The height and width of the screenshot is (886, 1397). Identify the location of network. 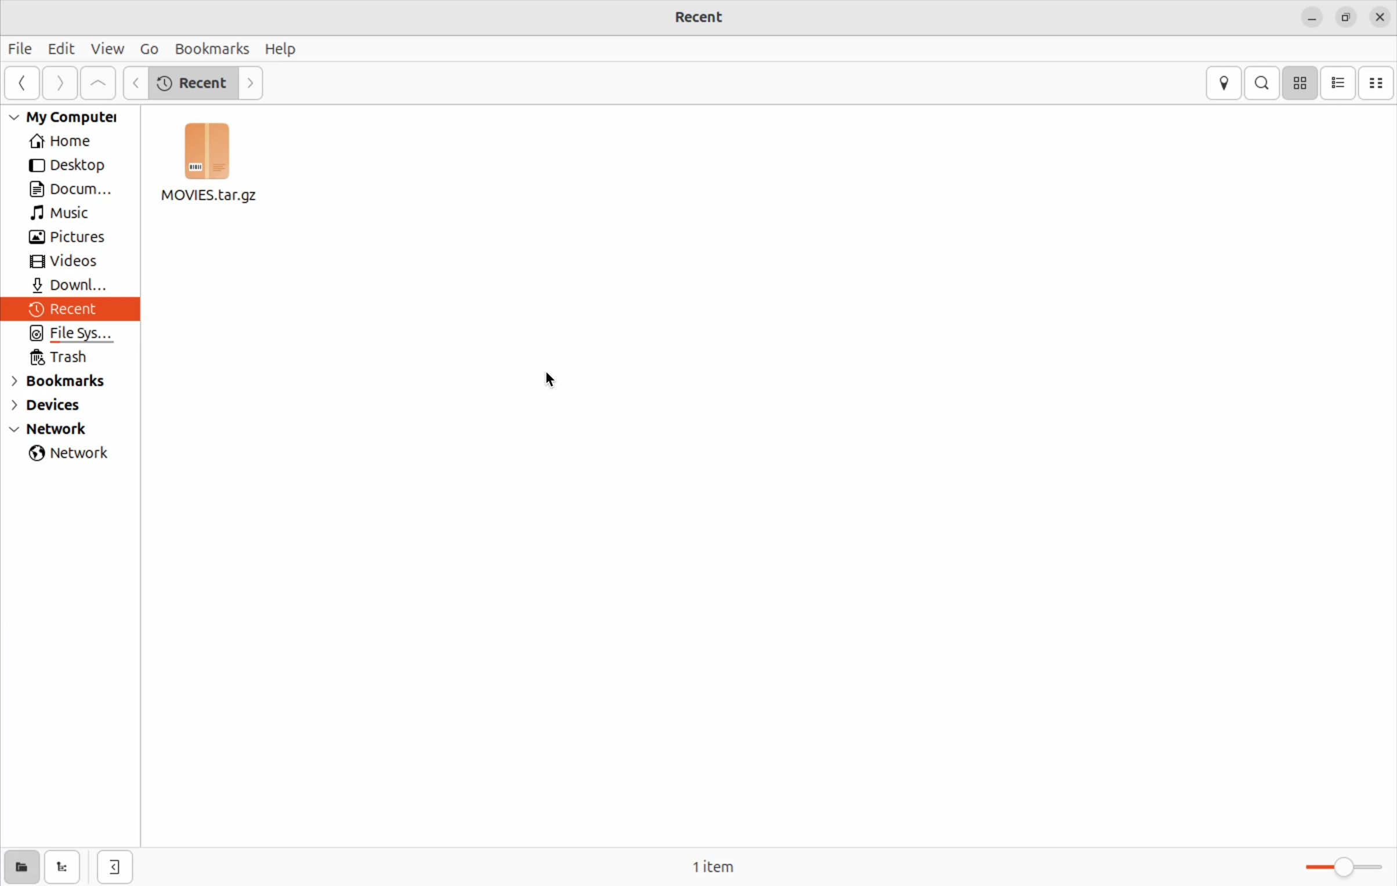
(71, 453).